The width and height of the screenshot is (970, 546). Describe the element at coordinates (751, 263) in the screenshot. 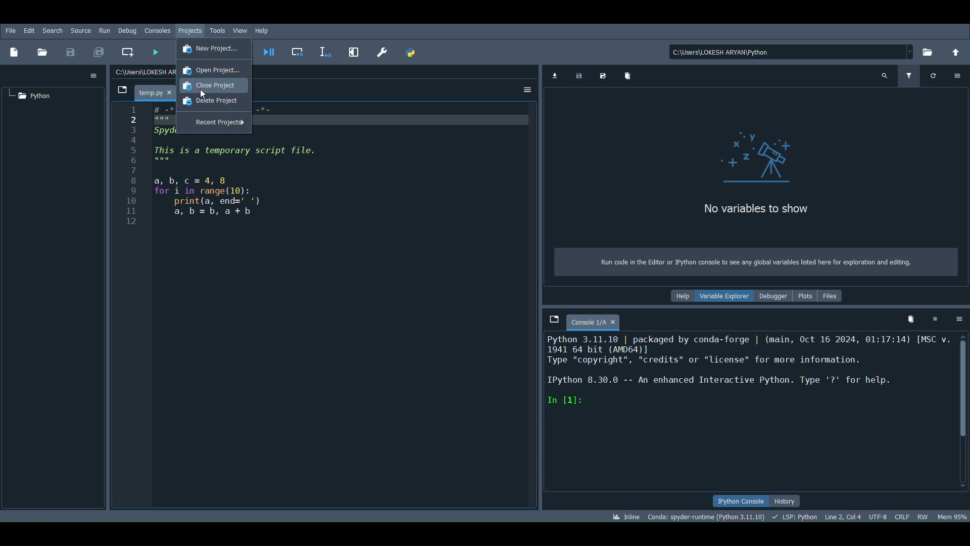

I see `Run code in the Editor or Python console to see any global variables listed here for exploration and editing.` at that location.